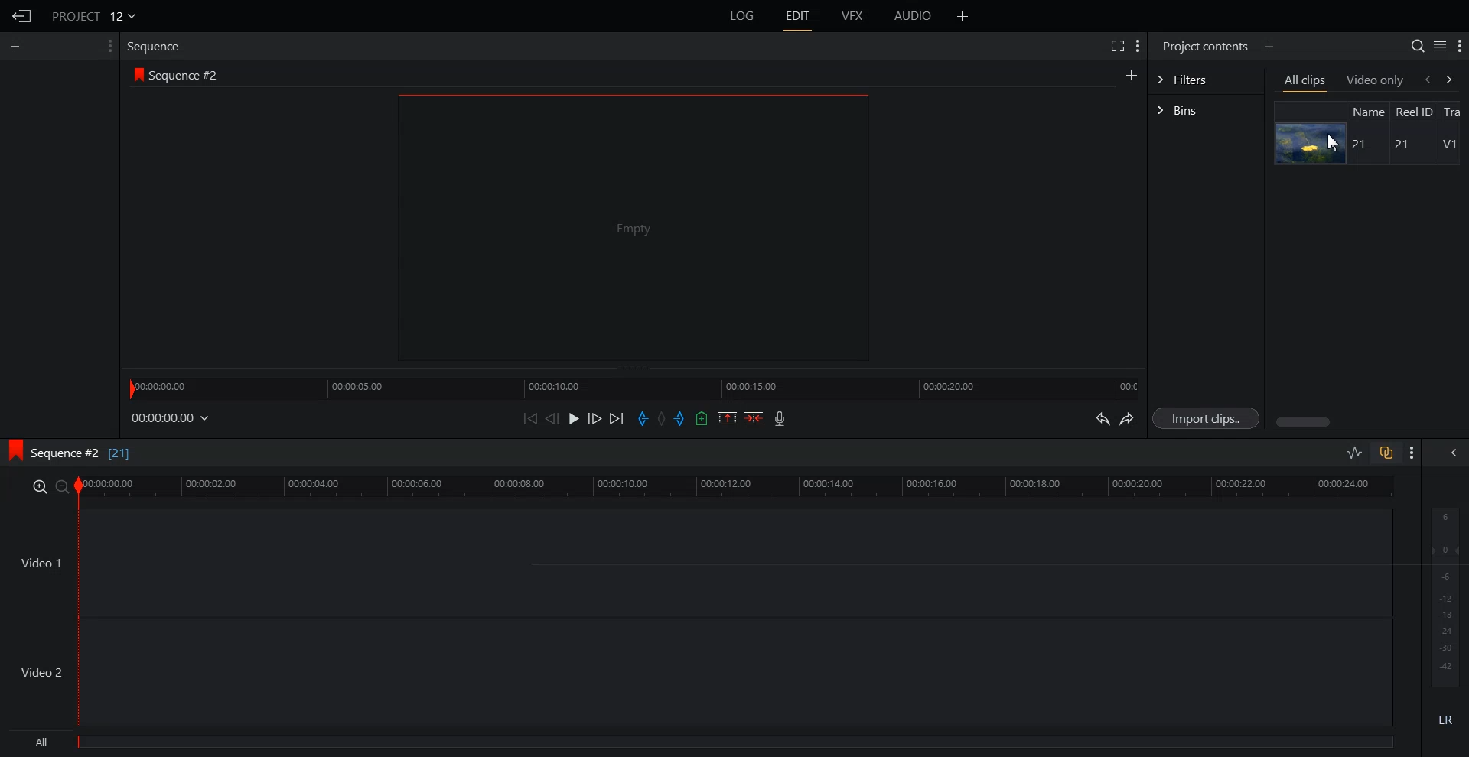 The image size is (1469, 757). I want to click on Filters, so click(1206, 80).